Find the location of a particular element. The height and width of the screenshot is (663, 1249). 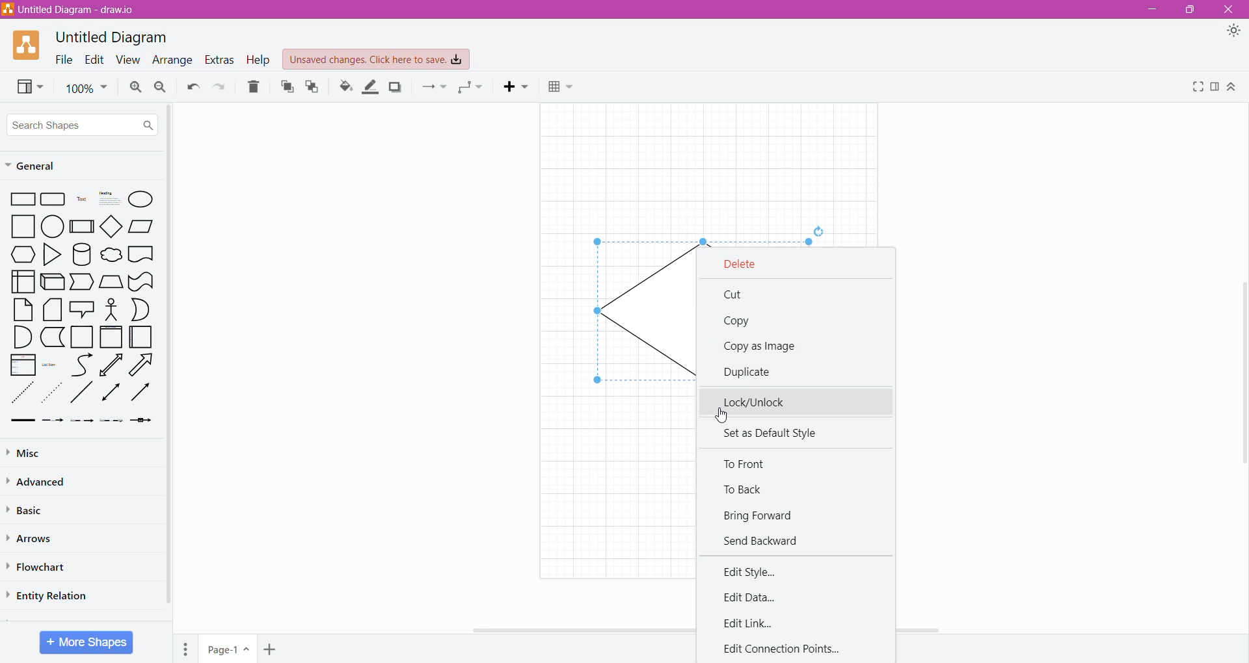

Vertical Scroll Bar is located at coordinates (1241, 369).